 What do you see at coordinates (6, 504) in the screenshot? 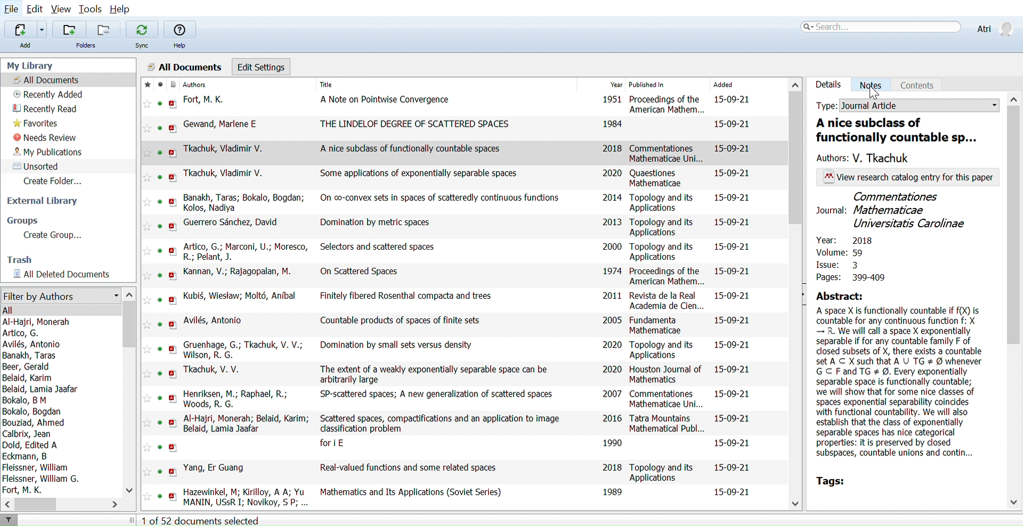
I see `Move left in filter by authors` at bounding box center [6, 504].